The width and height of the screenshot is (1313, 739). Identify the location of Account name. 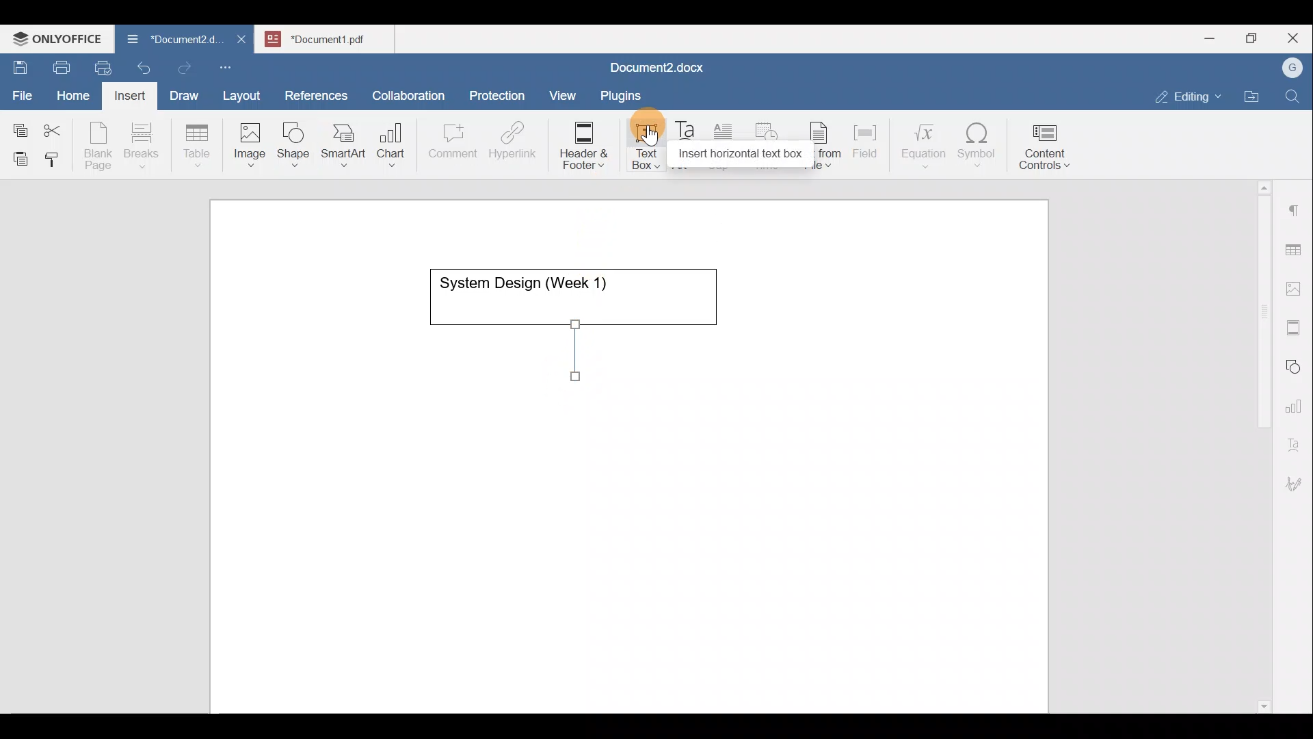
(1289, 68).